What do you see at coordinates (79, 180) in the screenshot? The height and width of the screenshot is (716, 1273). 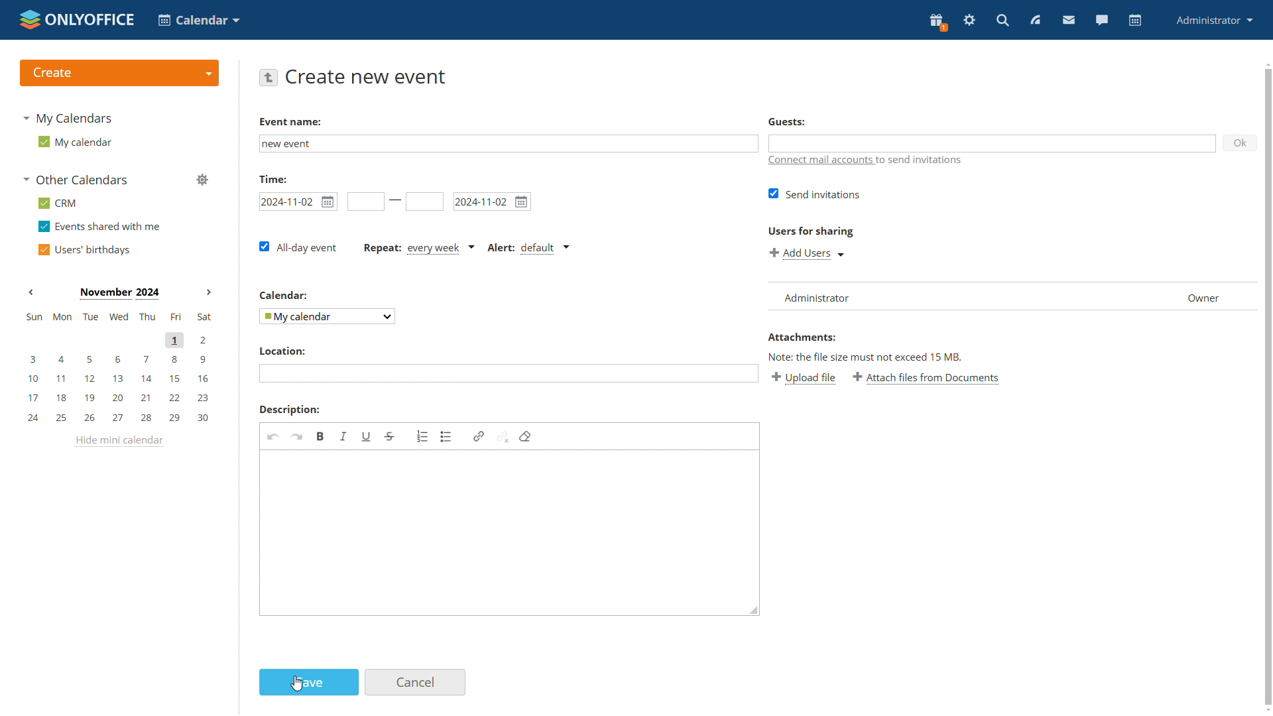 I see `other calendars` at bounding box center [79, 180].